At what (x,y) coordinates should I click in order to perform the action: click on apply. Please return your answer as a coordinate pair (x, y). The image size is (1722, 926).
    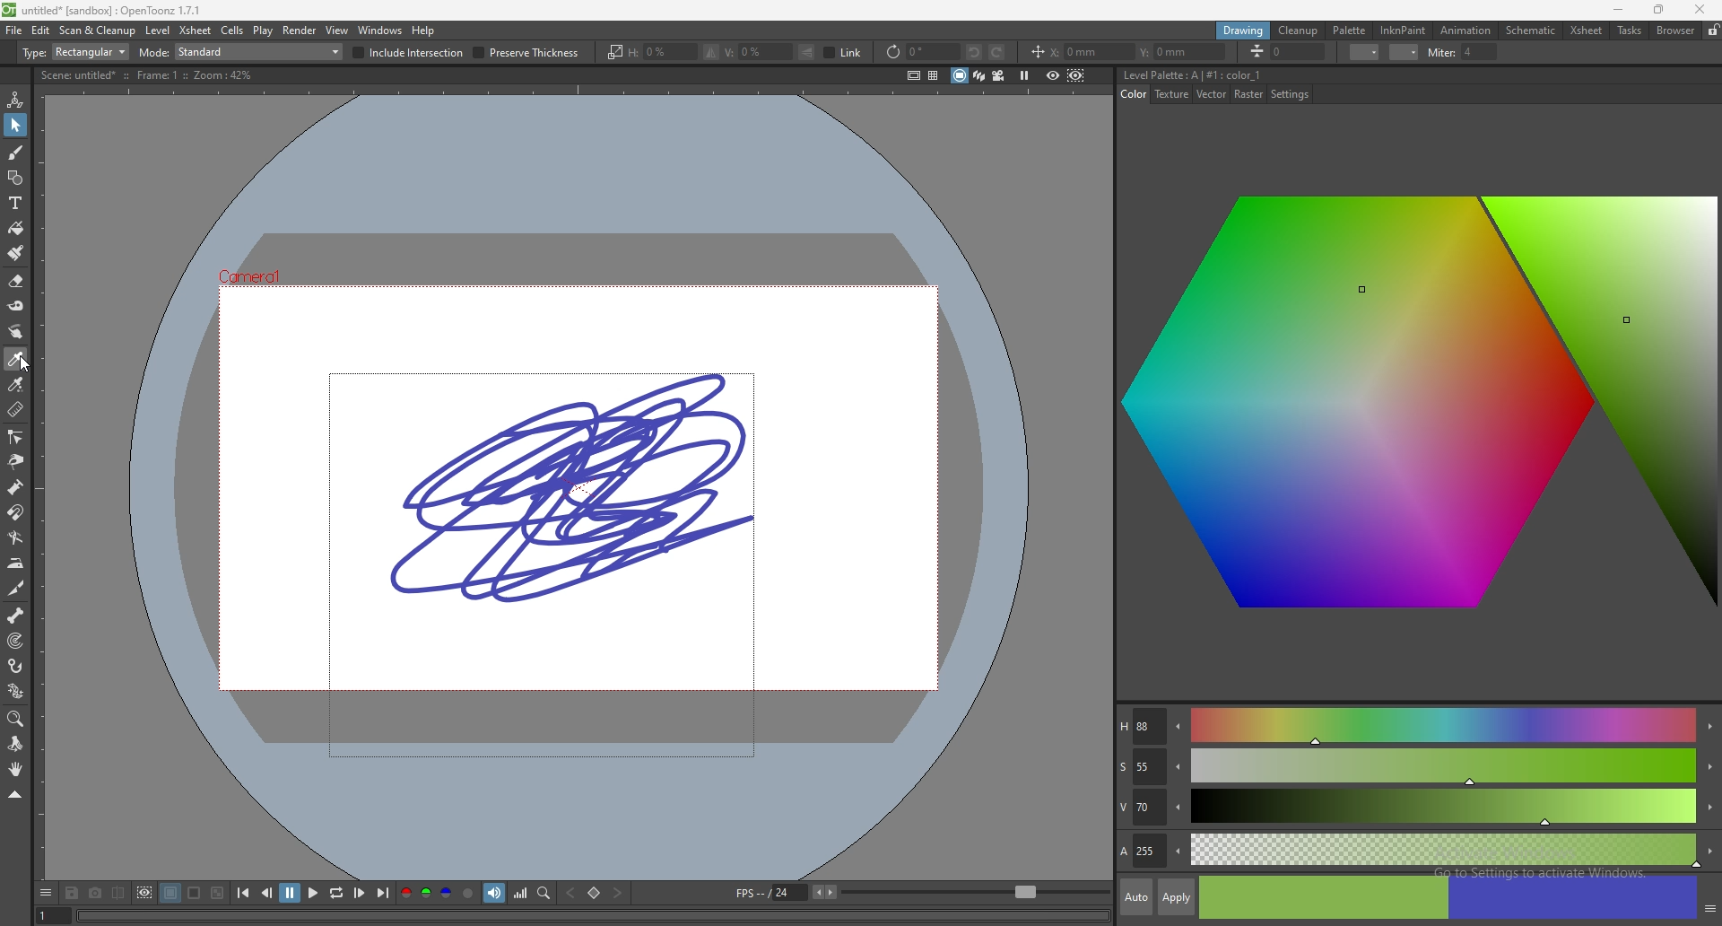
    Looking at the image, I should click on (1178, 896).